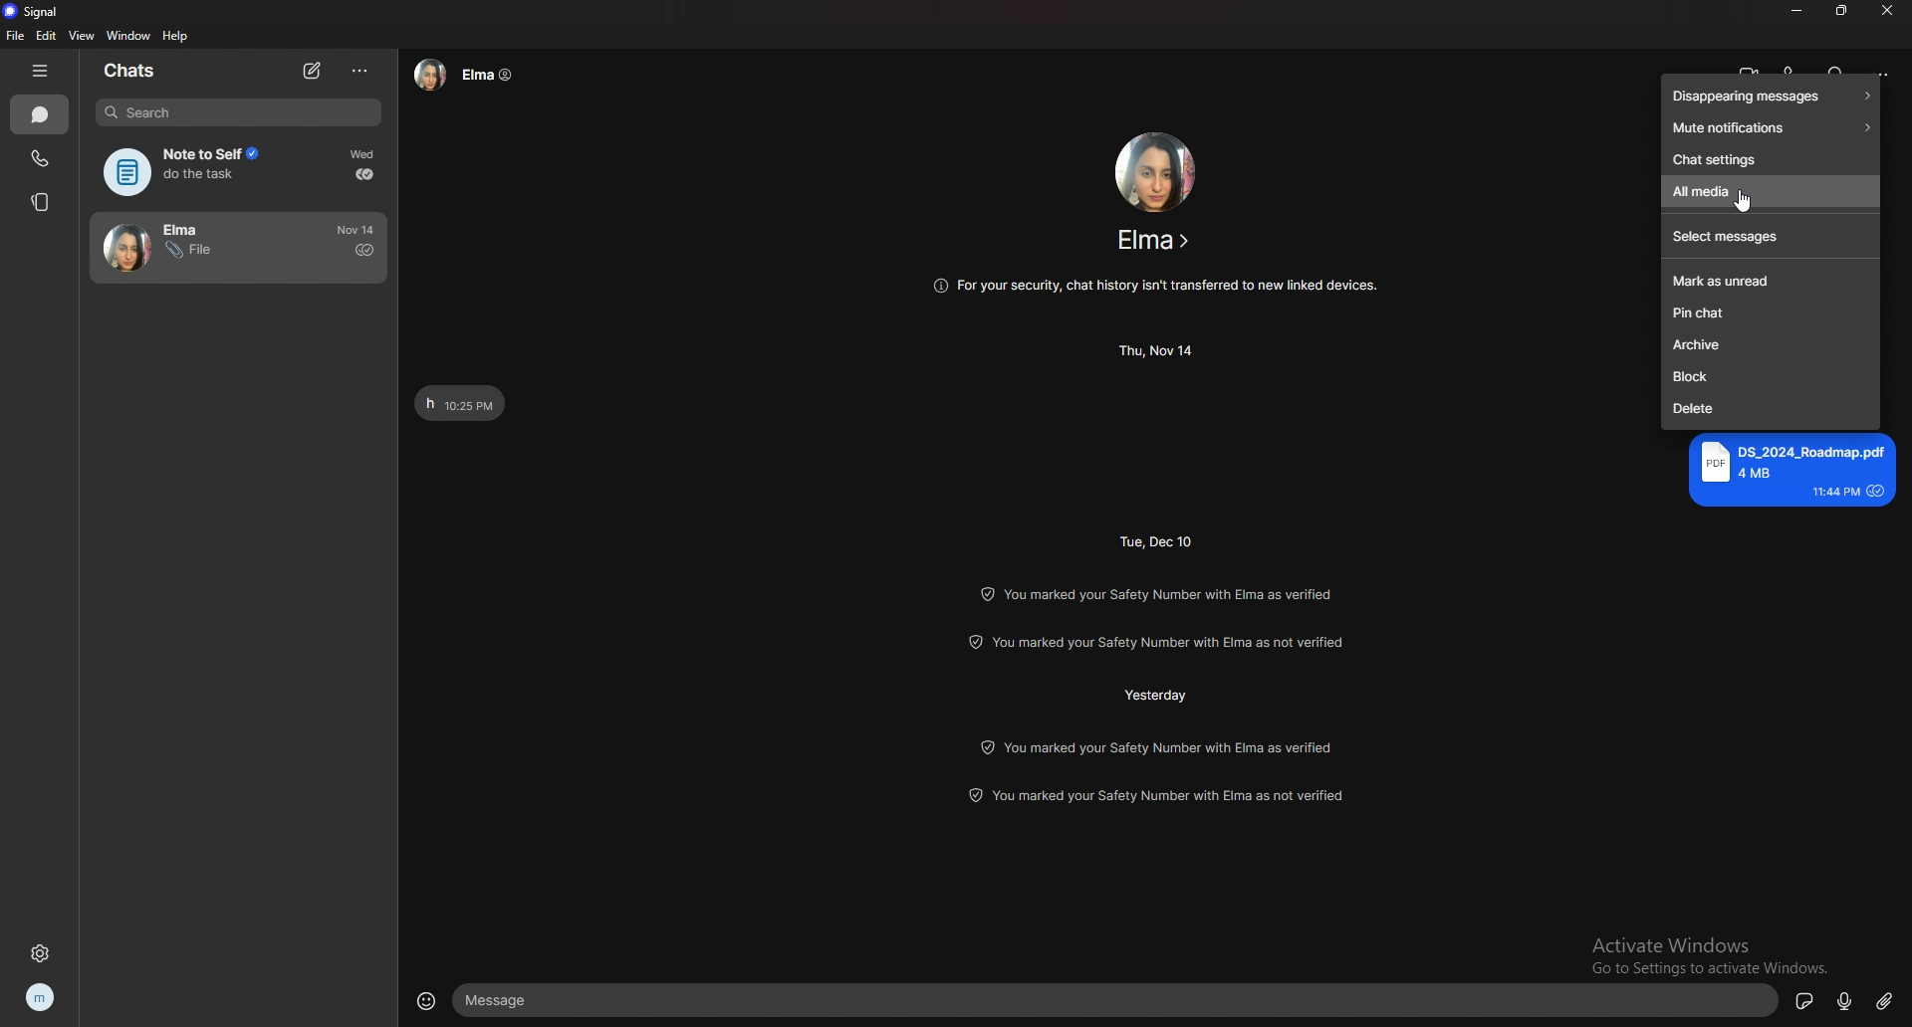  What do you see at coordinates (1154, 240) in the screenshot?
I see `contact info` at bounding box center [1154, 240].